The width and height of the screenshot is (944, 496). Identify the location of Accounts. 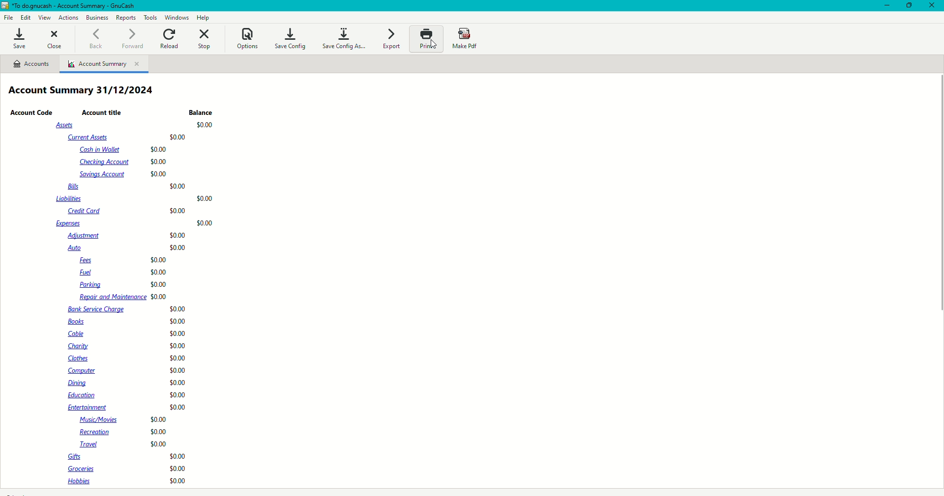
(34, 66).